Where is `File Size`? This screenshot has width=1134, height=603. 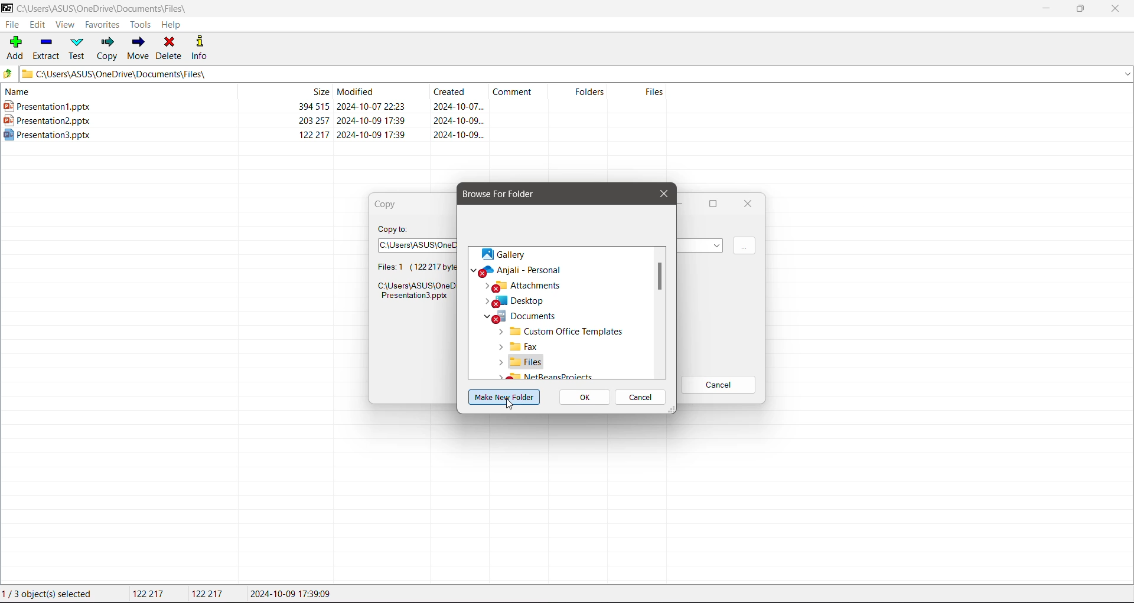
File Size is located at coordinates (283, 91).